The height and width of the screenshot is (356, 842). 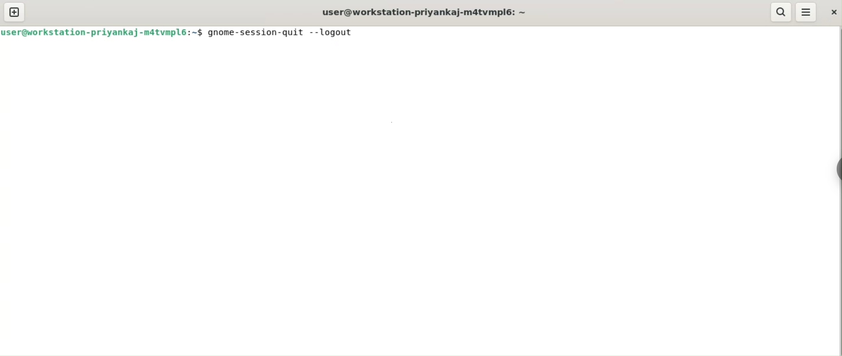 What do you see at coordinates (805, 12) in the screenshot?
I see `menu` at bounding box center [805, 12].